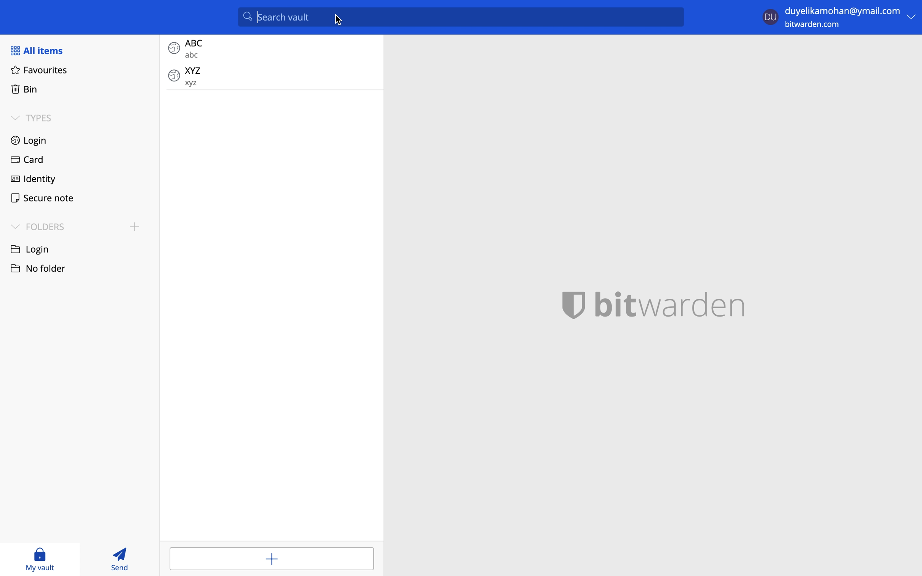  What do you see at coordinates (39, 561) in the screenshot?
I see `my vault` at bounding box center [39, 561].